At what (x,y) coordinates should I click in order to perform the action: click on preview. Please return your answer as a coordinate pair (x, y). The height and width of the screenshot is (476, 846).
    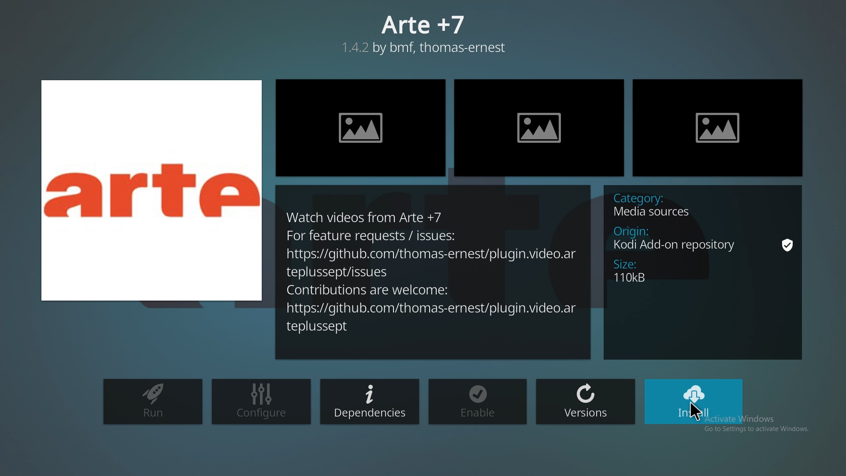
    Looking at the image, I should click on (718, 128).